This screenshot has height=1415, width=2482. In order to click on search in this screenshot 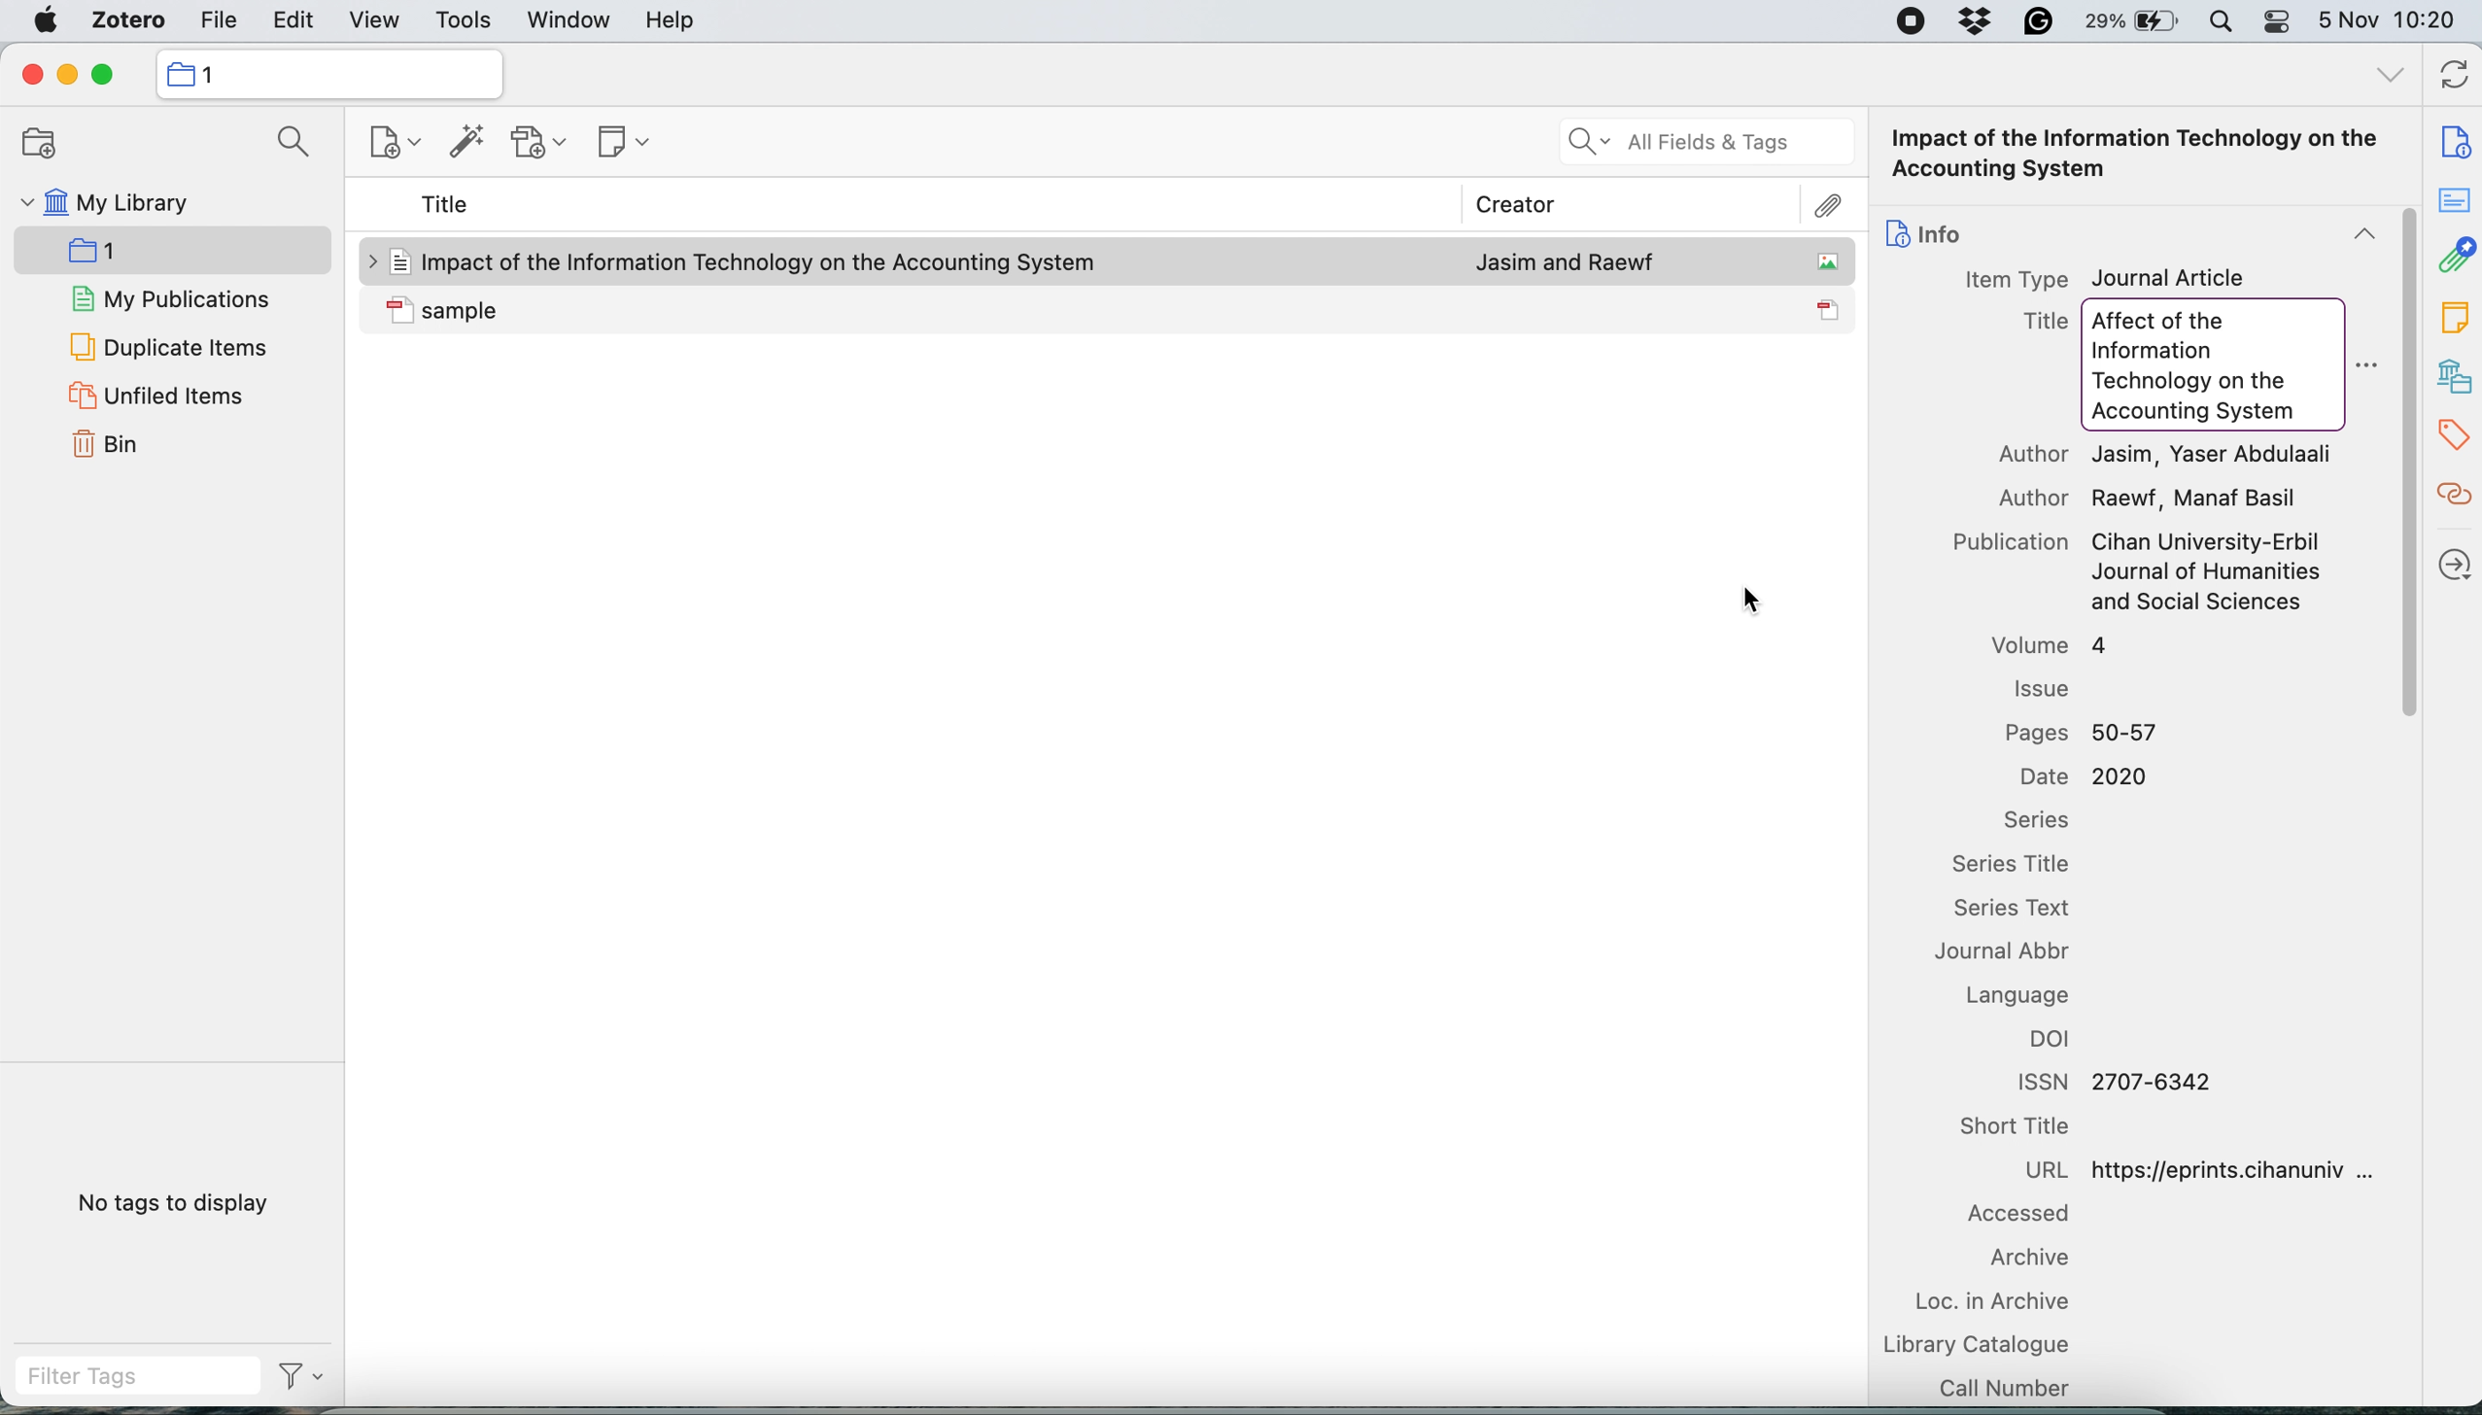, I will do `click(296, 142)`.